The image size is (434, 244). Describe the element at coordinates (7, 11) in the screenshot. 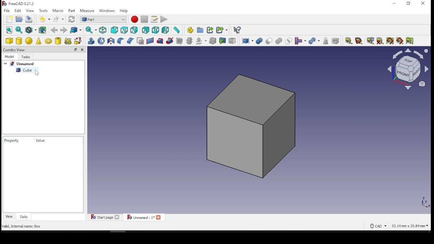

I see `file` at that location.